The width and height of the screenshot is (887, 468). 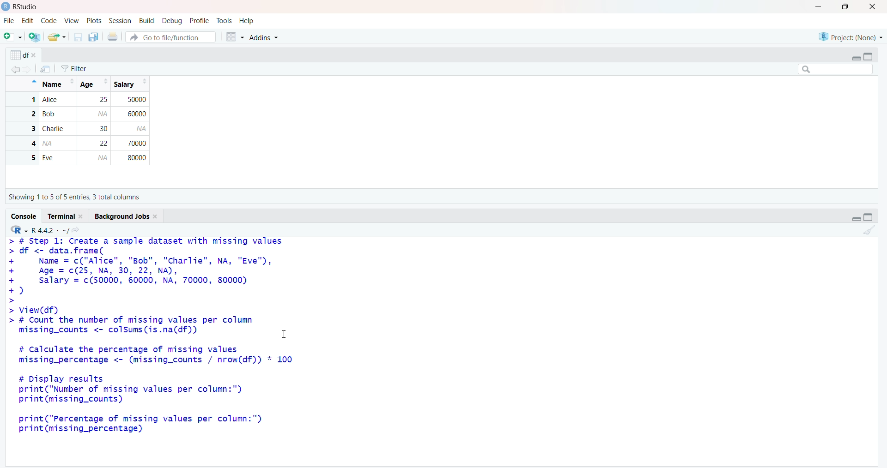 What do you see at coordinates (200, 20) in the screenshot?
I see `Profile` at bounding box center [200, 20].